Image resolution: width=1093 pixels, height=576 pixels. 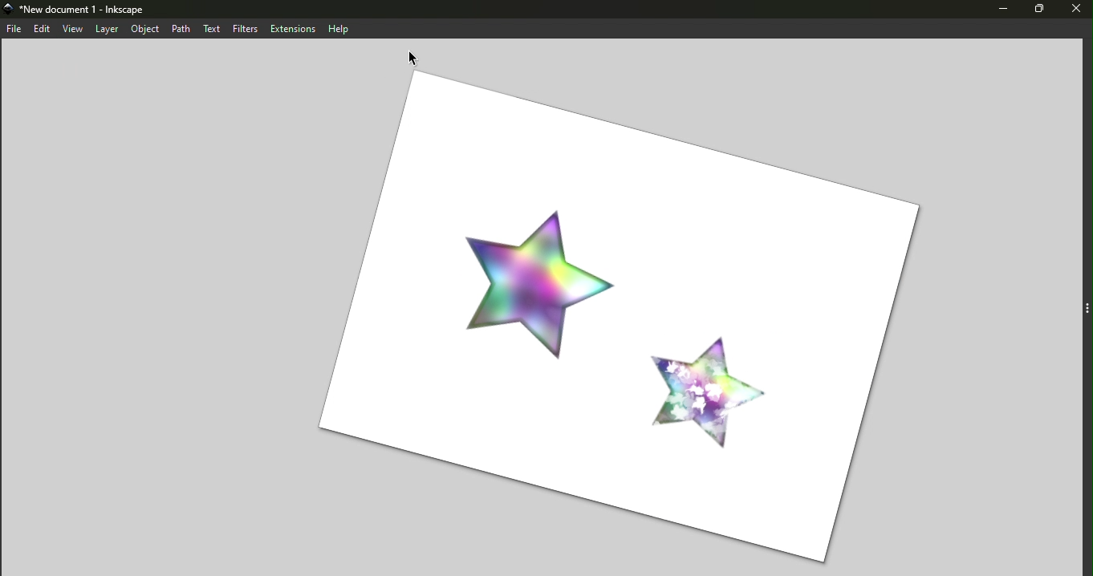 I want to click on Text, so click(x=212, y=28).